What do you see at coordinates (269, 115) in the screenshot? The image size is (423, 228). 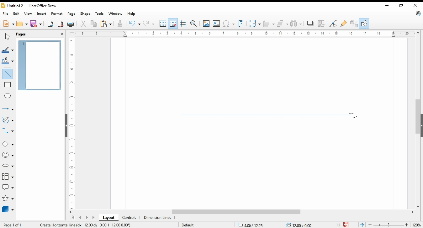 I see `dashed line` at bounding box center [269, 115].